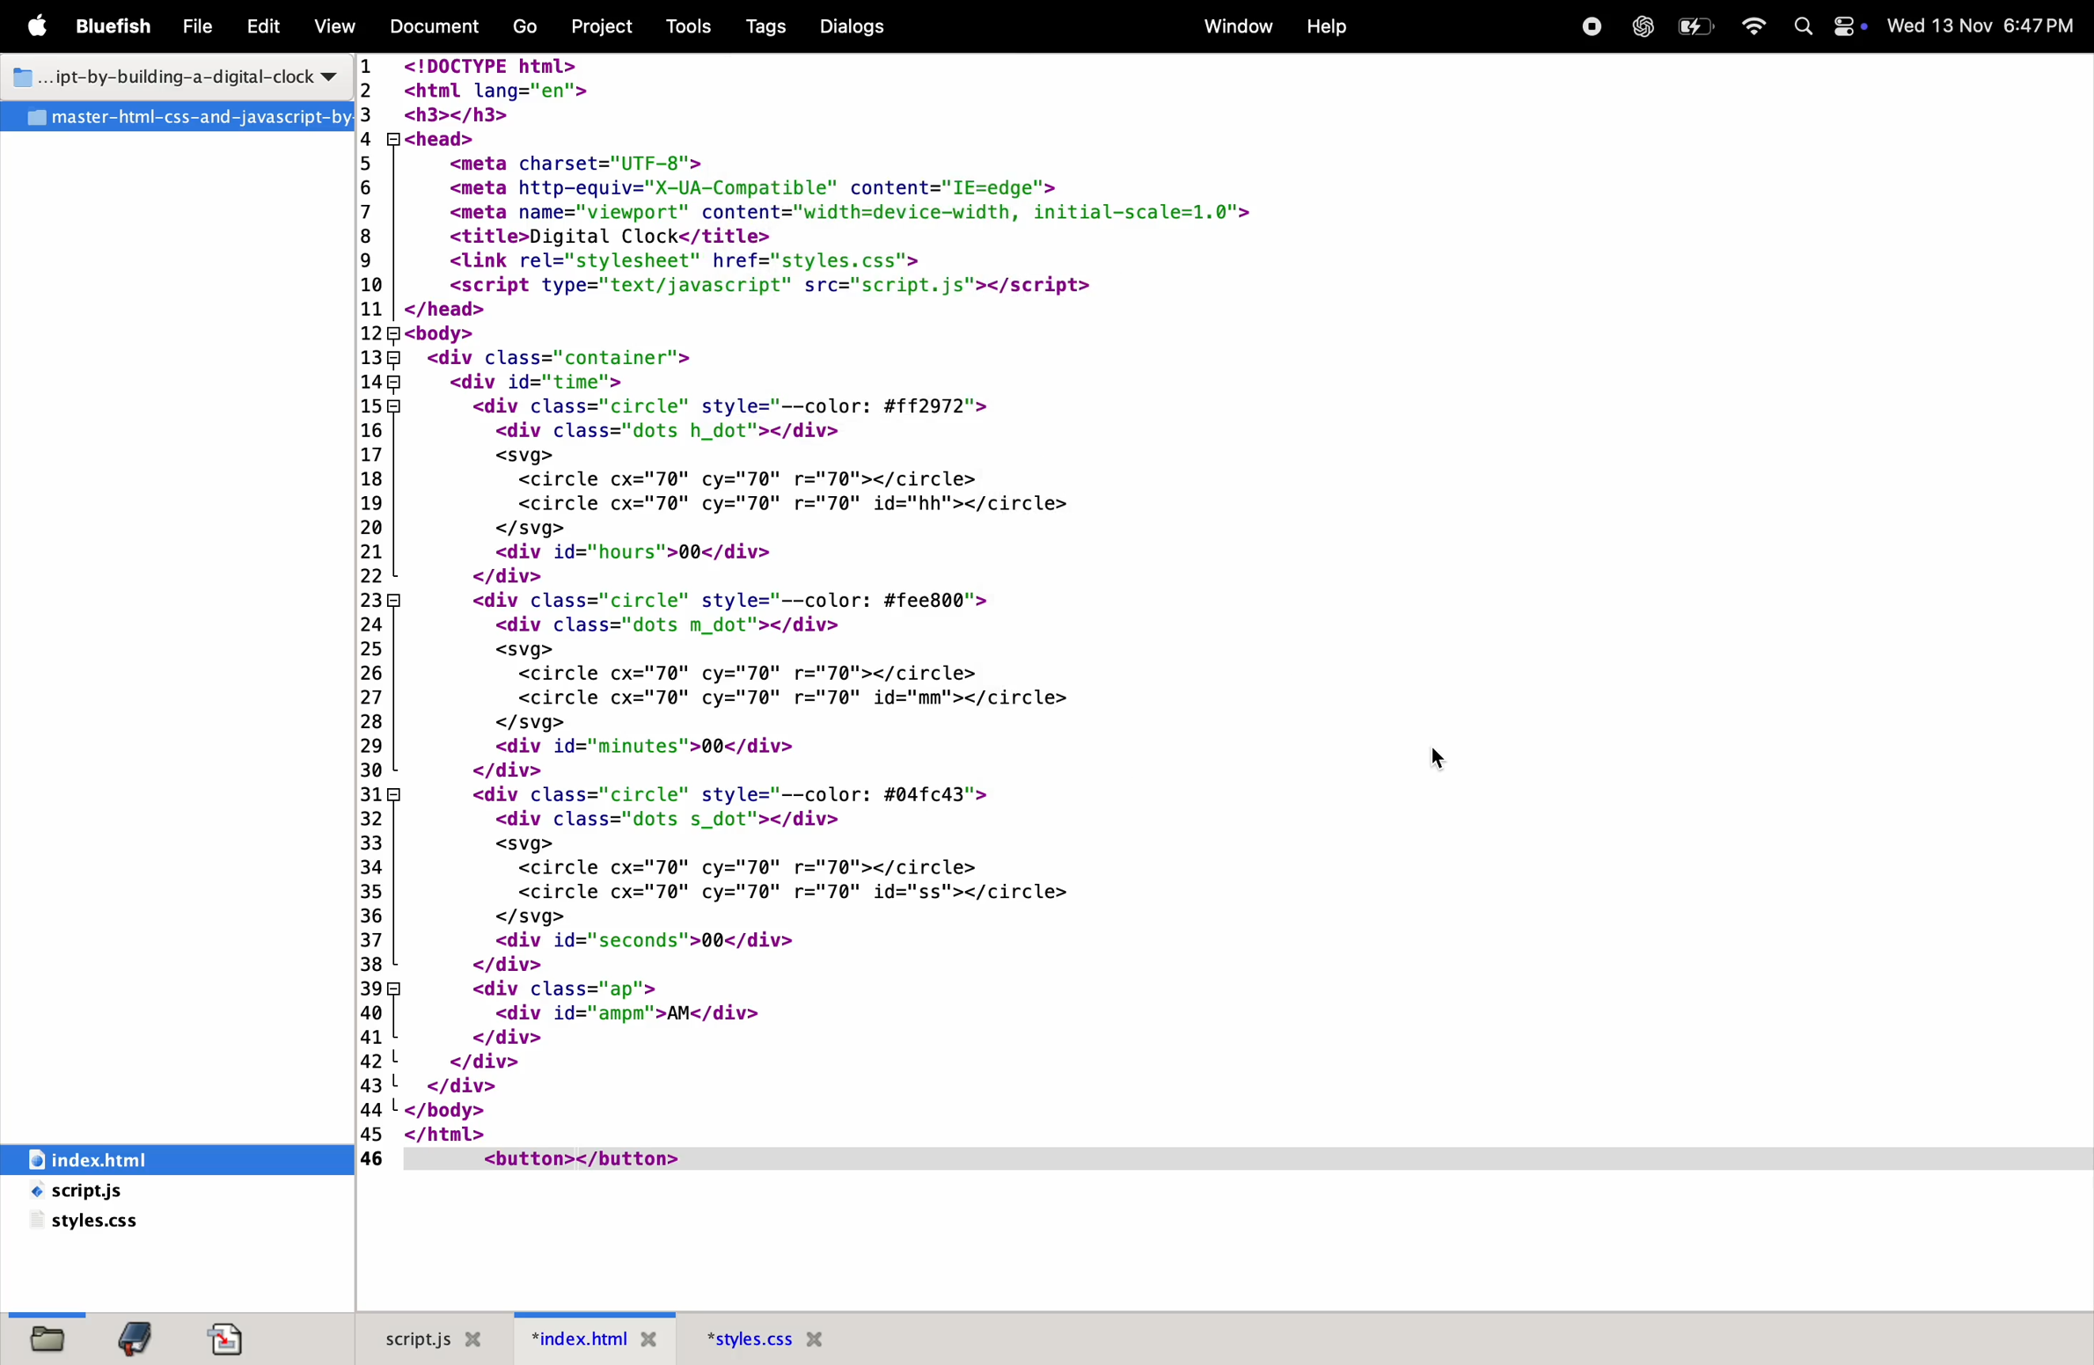  Describe the element at coordinates (1988, 24) in the screenshot. I see `Date and time` at that location.